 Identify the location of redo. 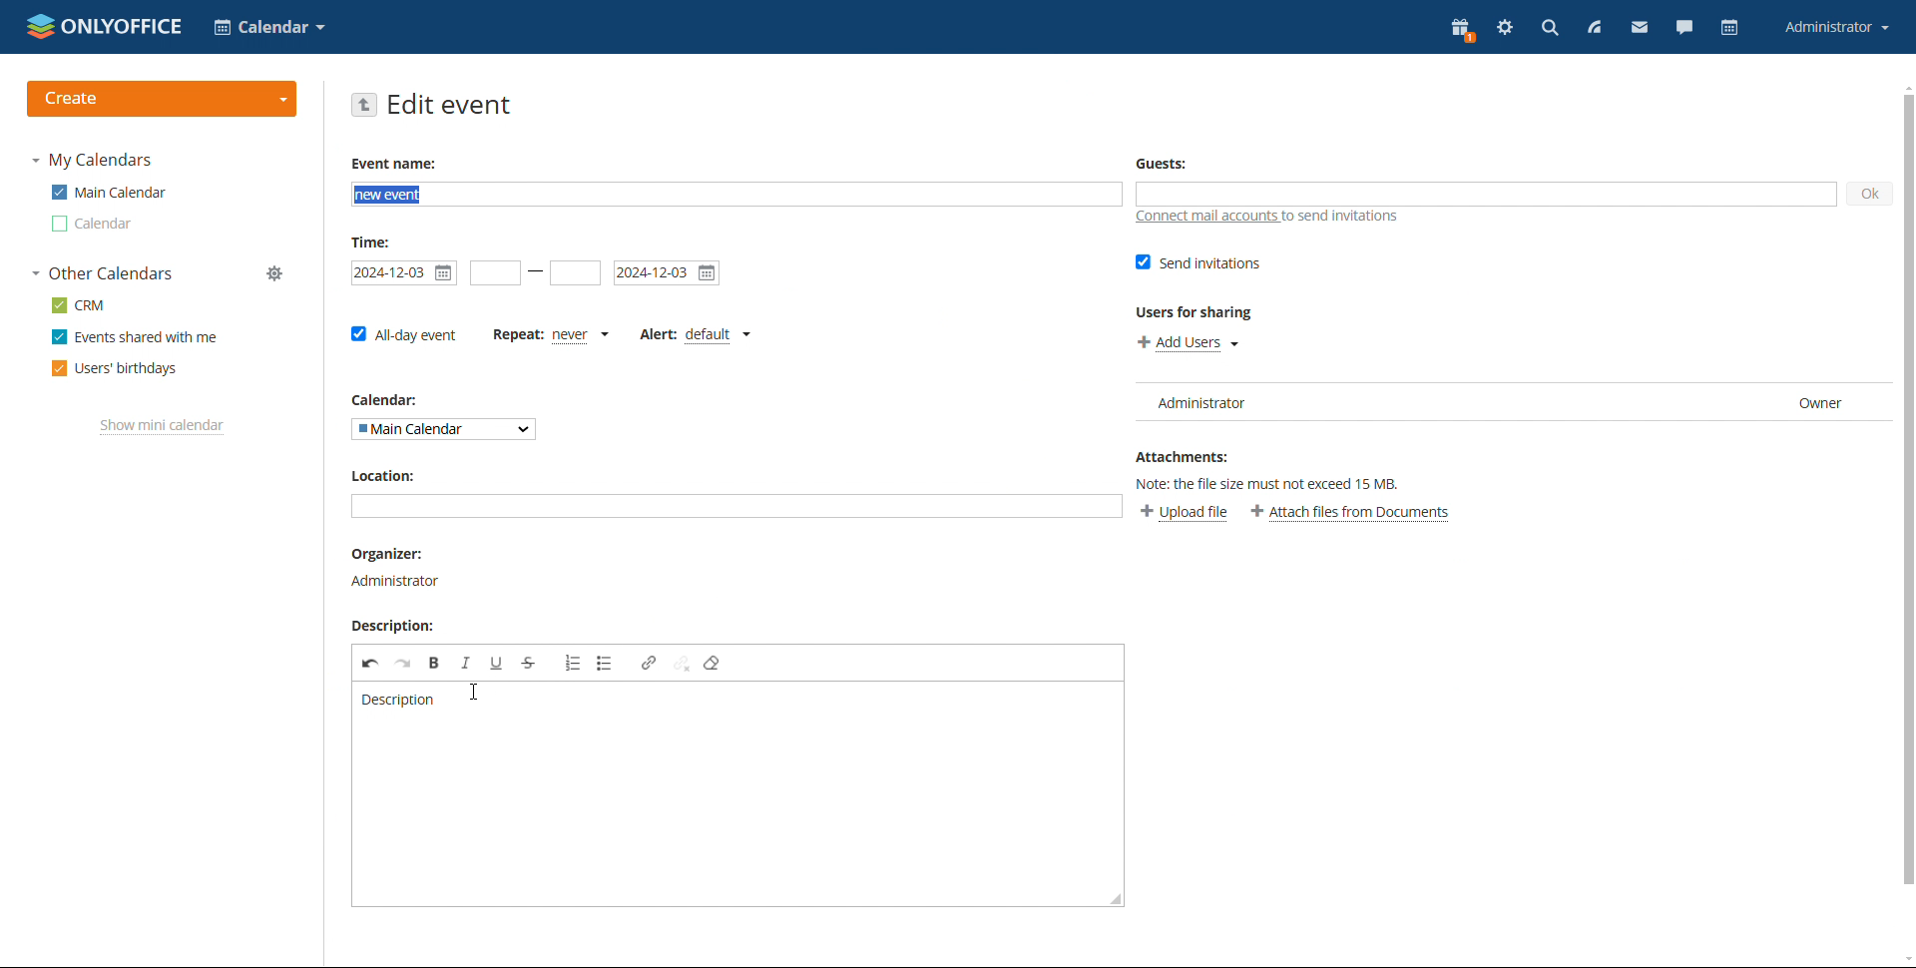
(404, 662).